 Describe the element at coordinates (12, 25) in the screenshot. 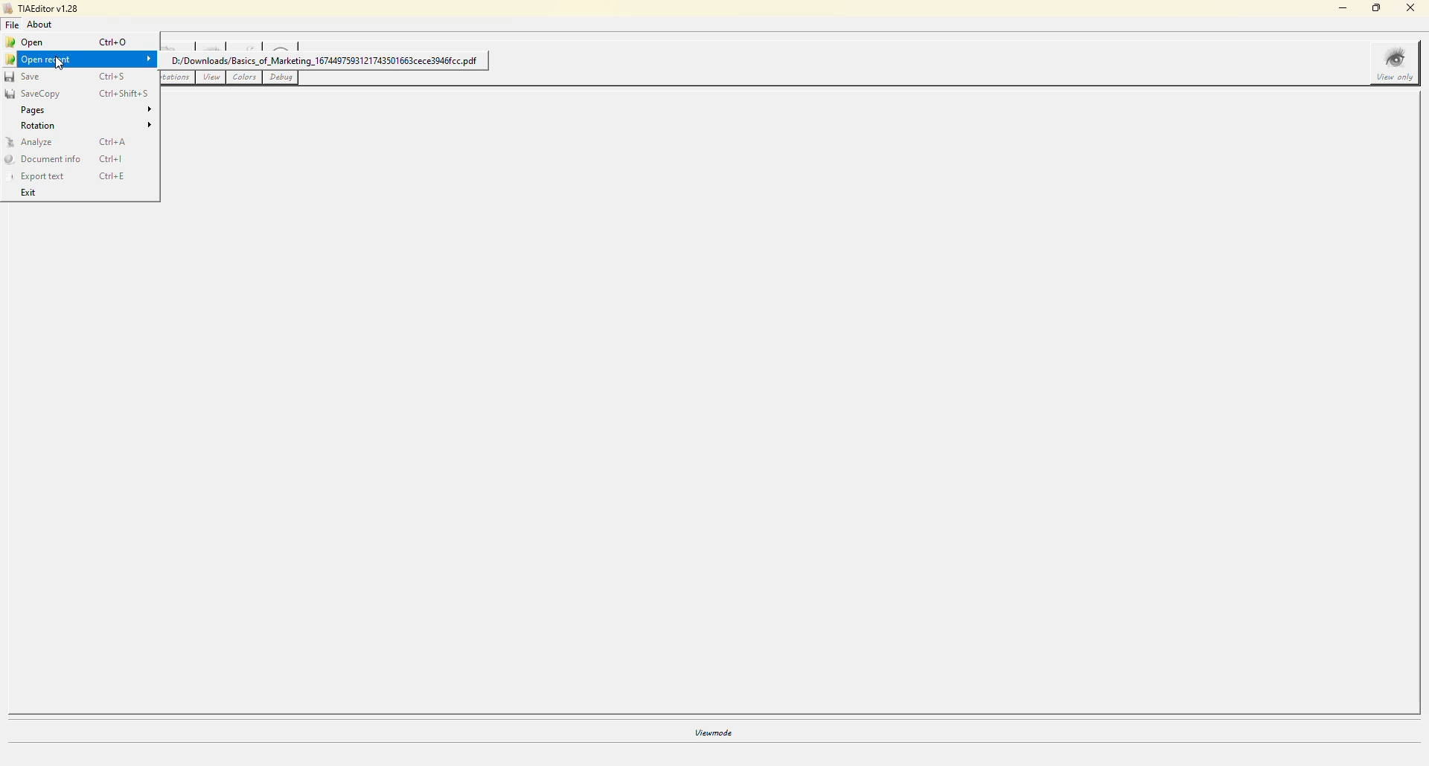

I see `file` at that location.